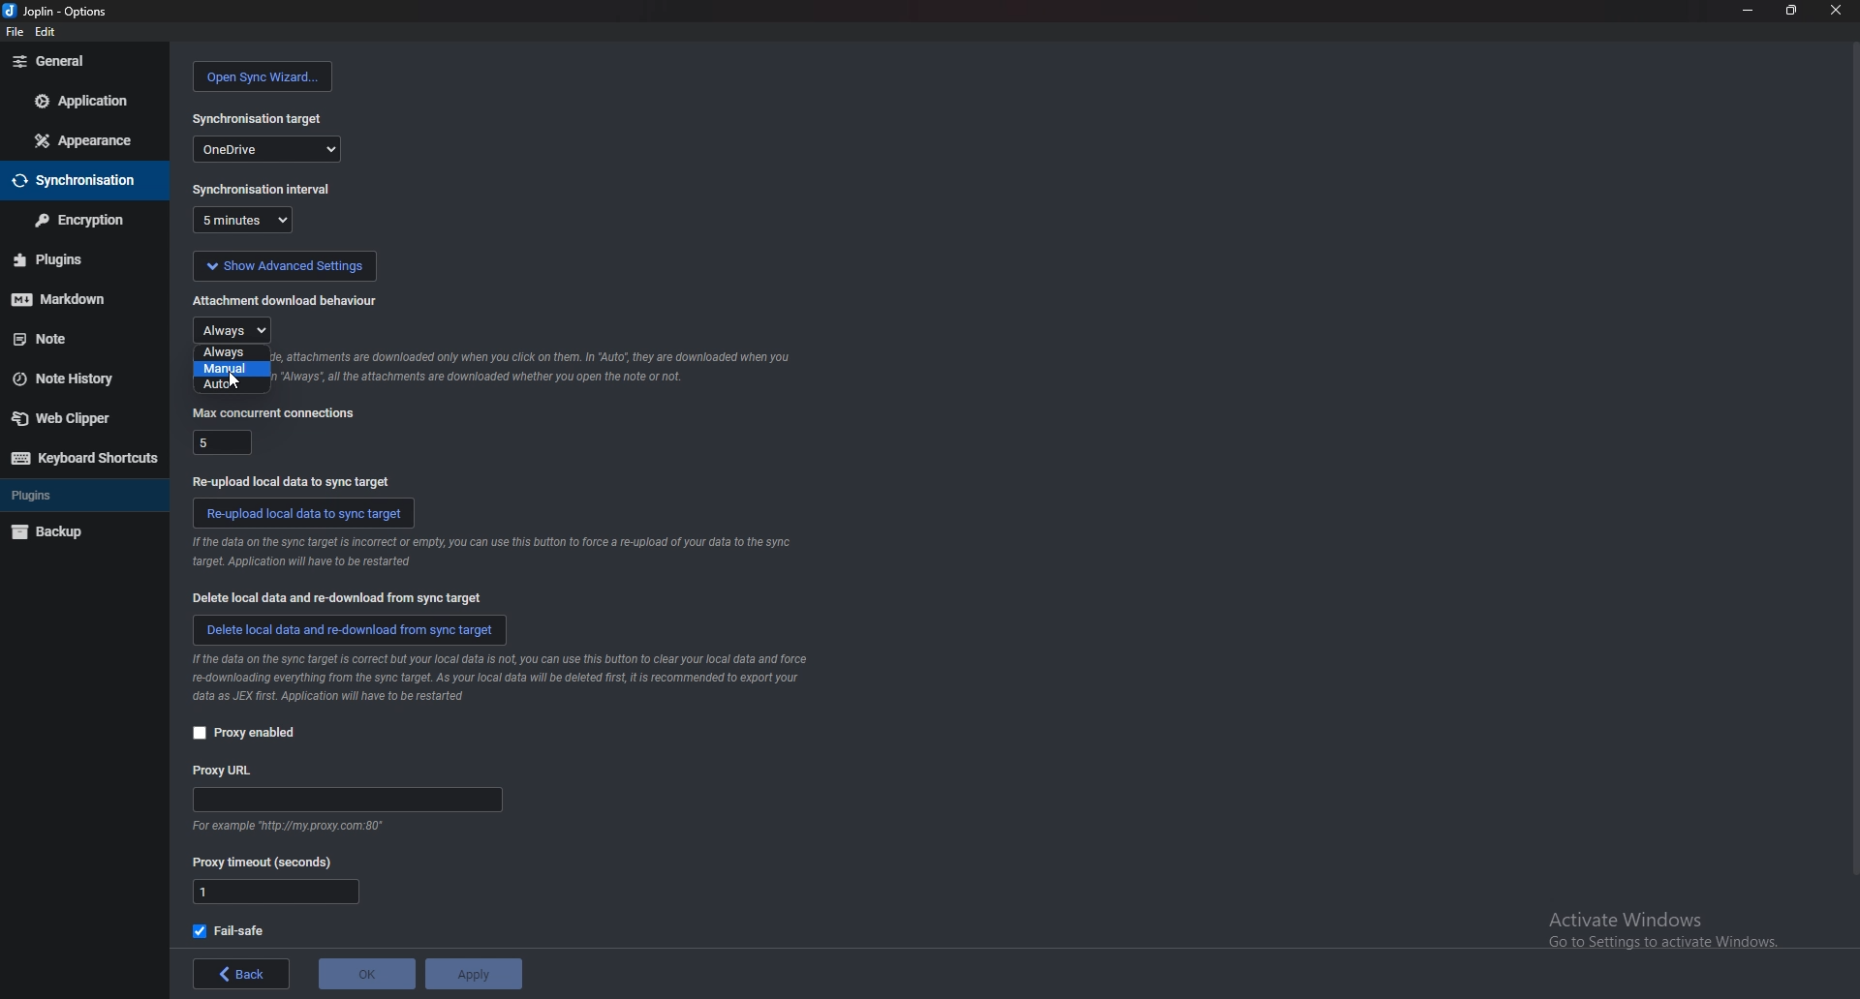 Image resolution: width=1860 pixels, height=999 pixels. I want to click on scroll bar, so click(1852, 463).